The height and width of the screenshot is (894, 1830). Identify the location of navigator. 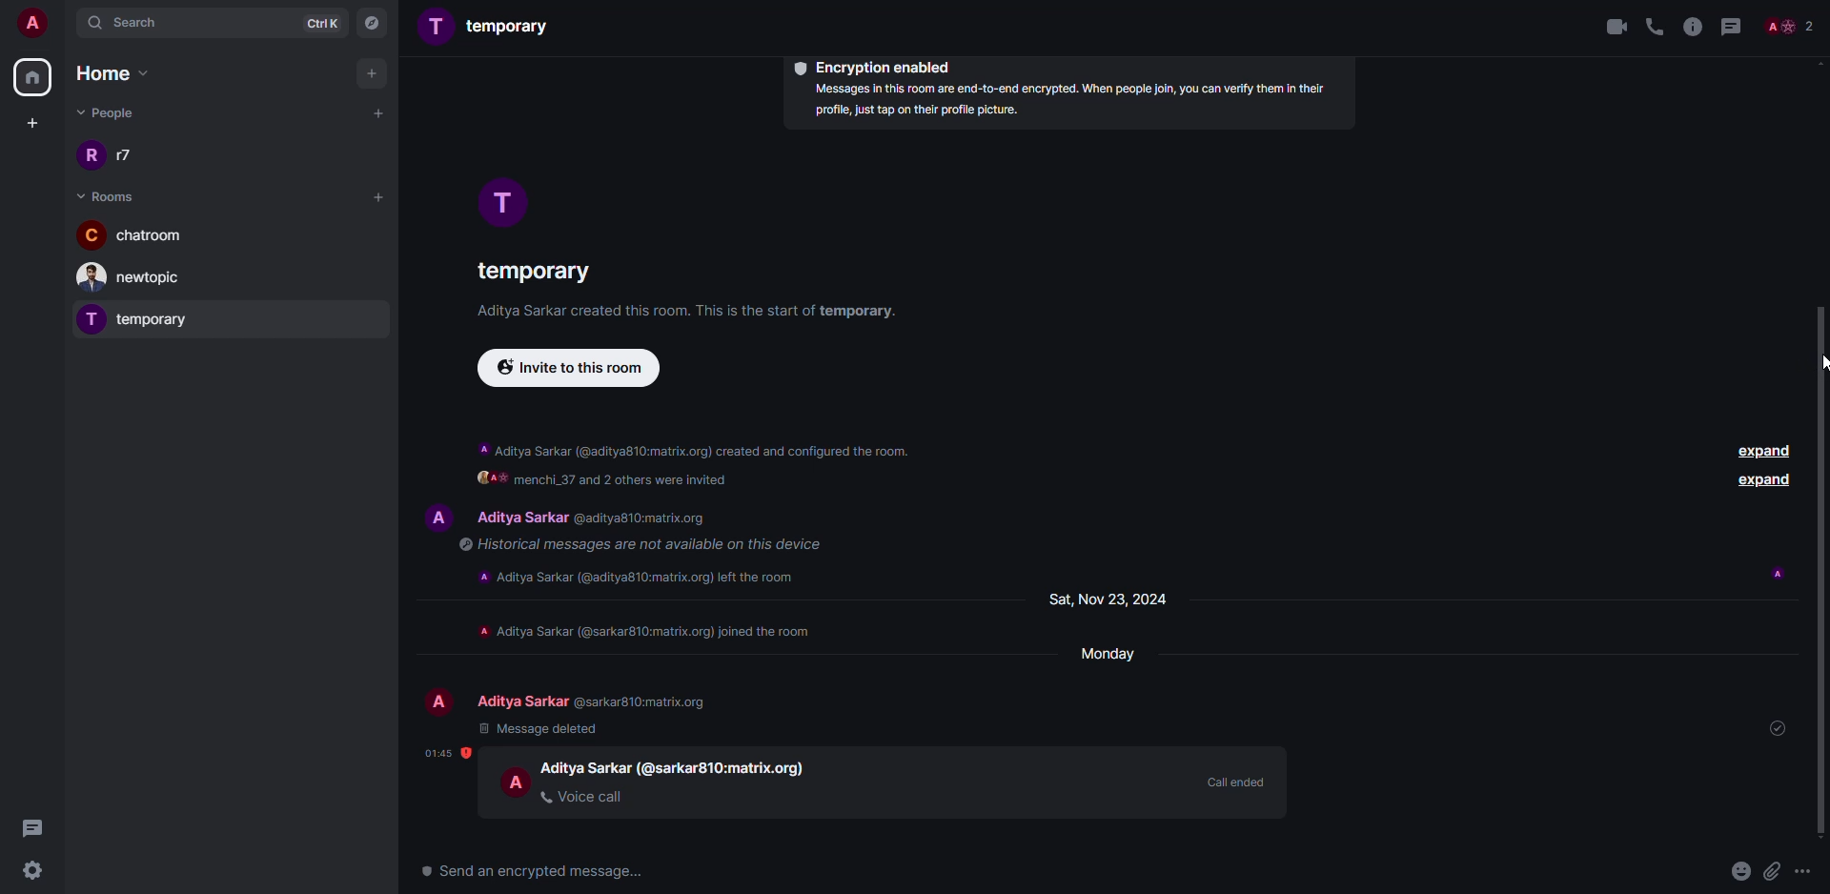
(374, 22).